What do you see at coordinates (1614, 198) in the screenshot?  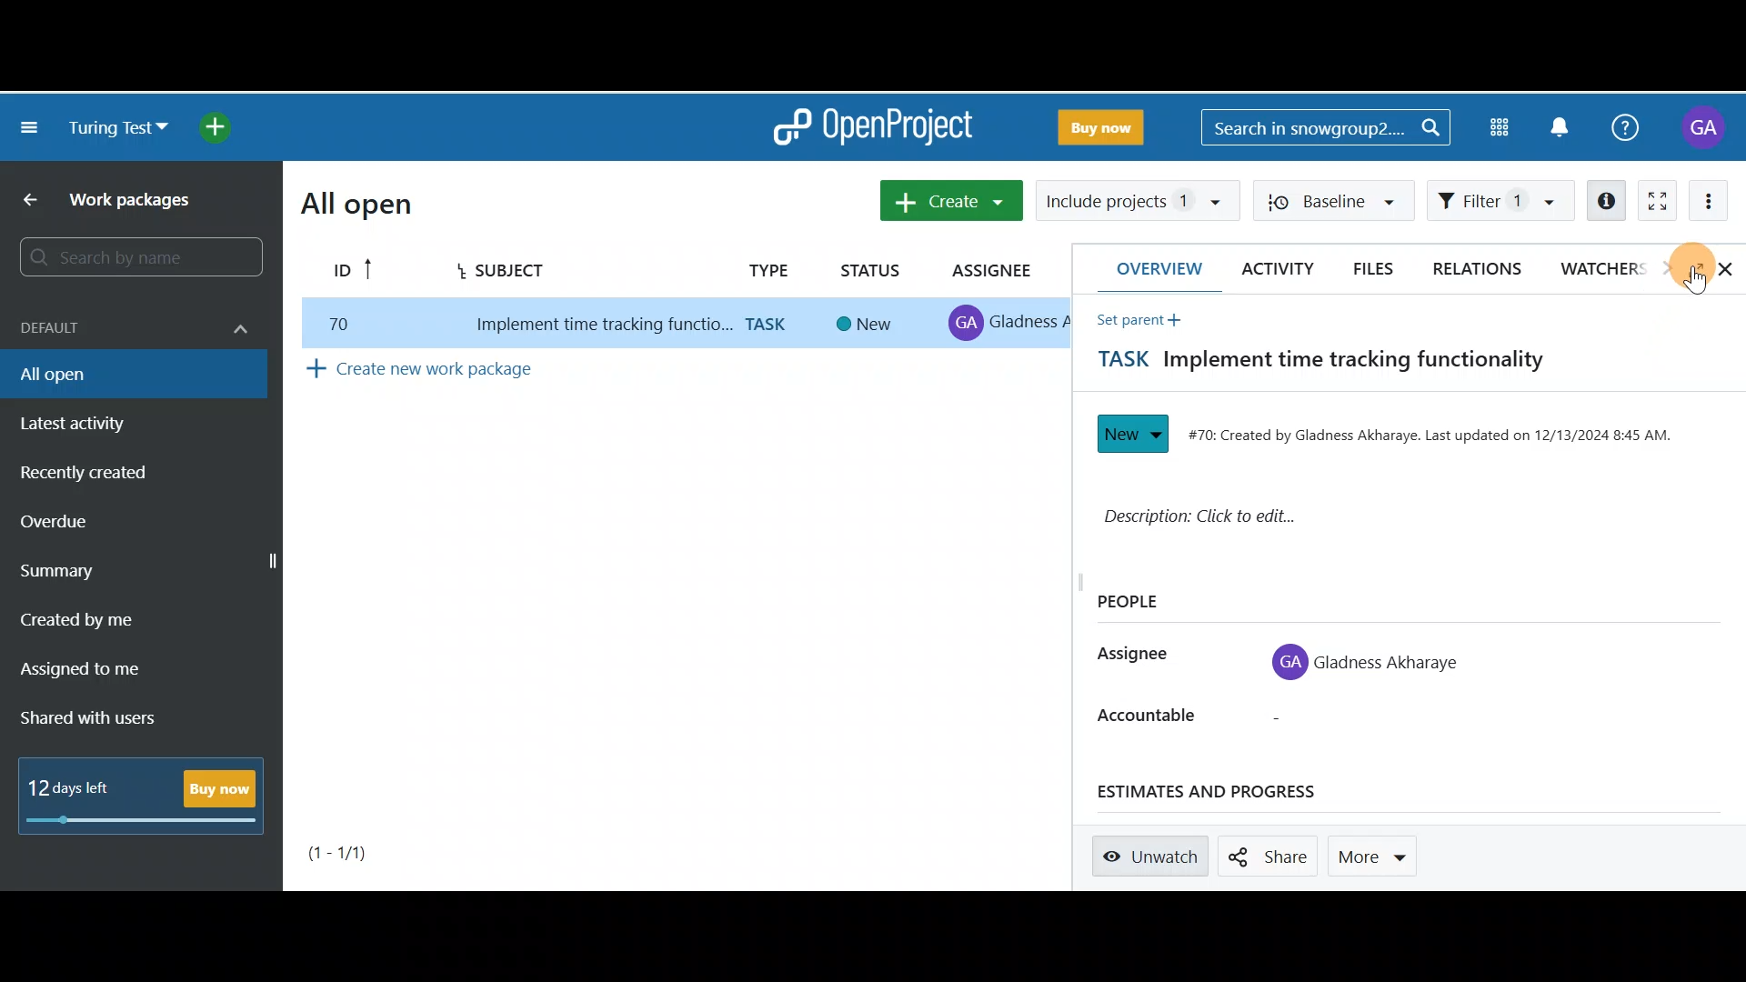 I see `Open details view` at bounding box center [1614, 198].